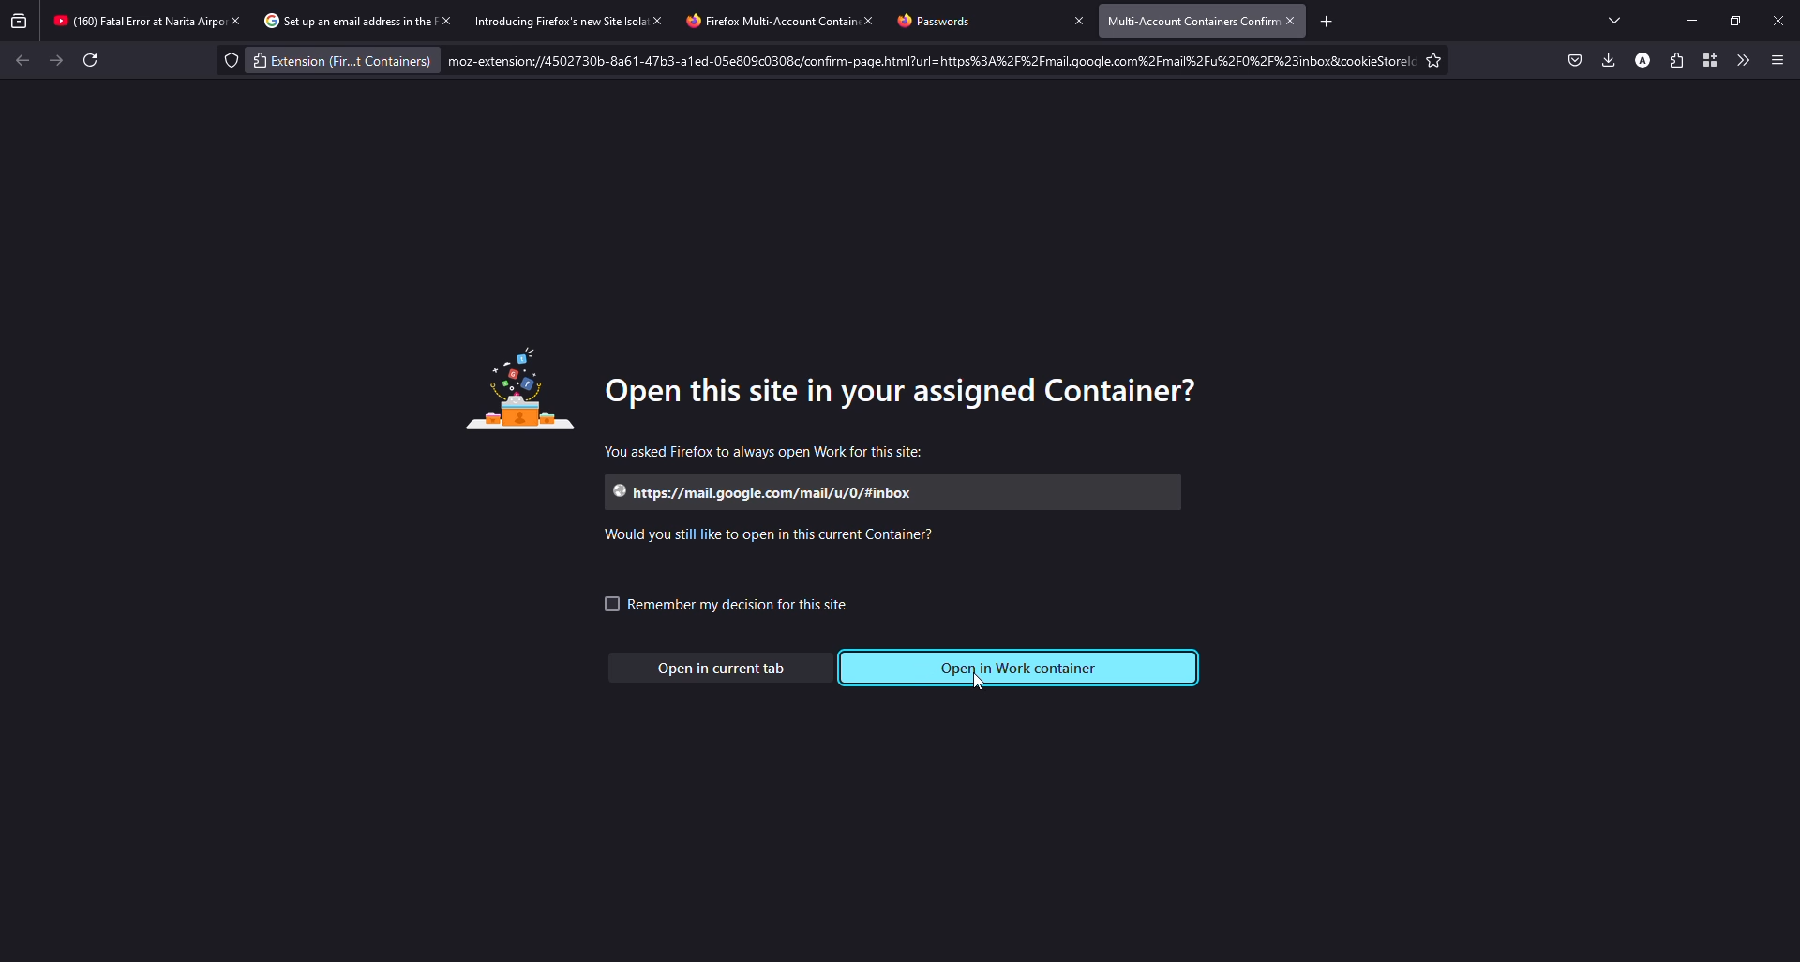  Describe the element at coordinates (867, 20) in the screenshot. I see `close` at that location.